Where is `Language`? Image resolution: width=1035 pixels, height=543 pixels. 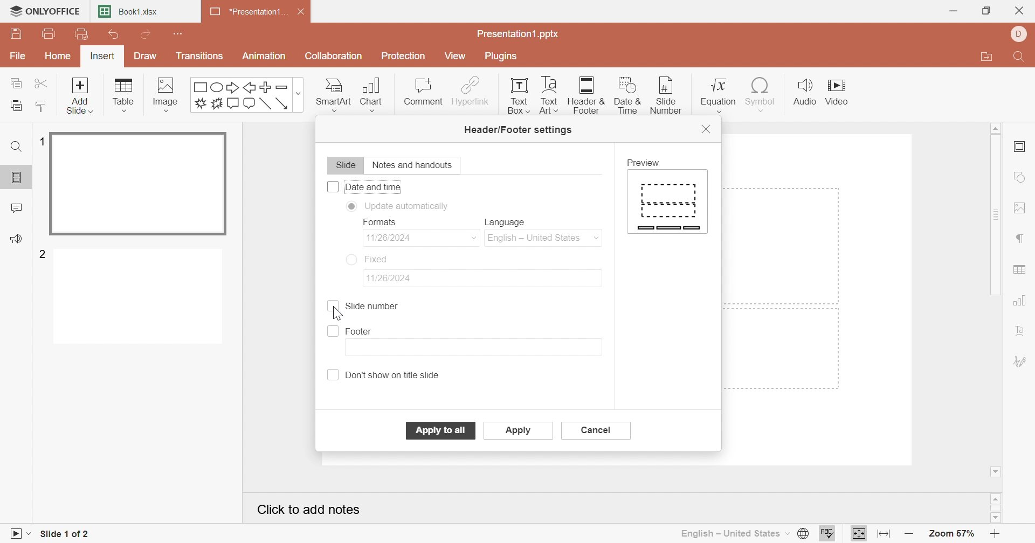
Language is located at coordinates (509, 222).